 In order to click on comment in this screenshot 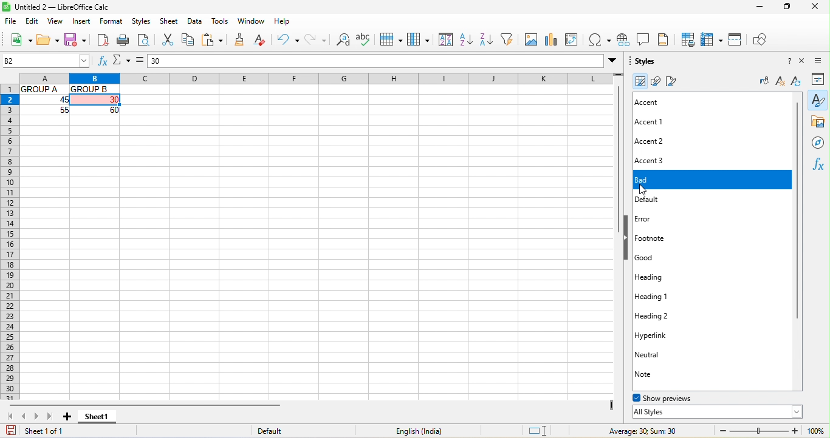, I will do `click(646, 39)`.